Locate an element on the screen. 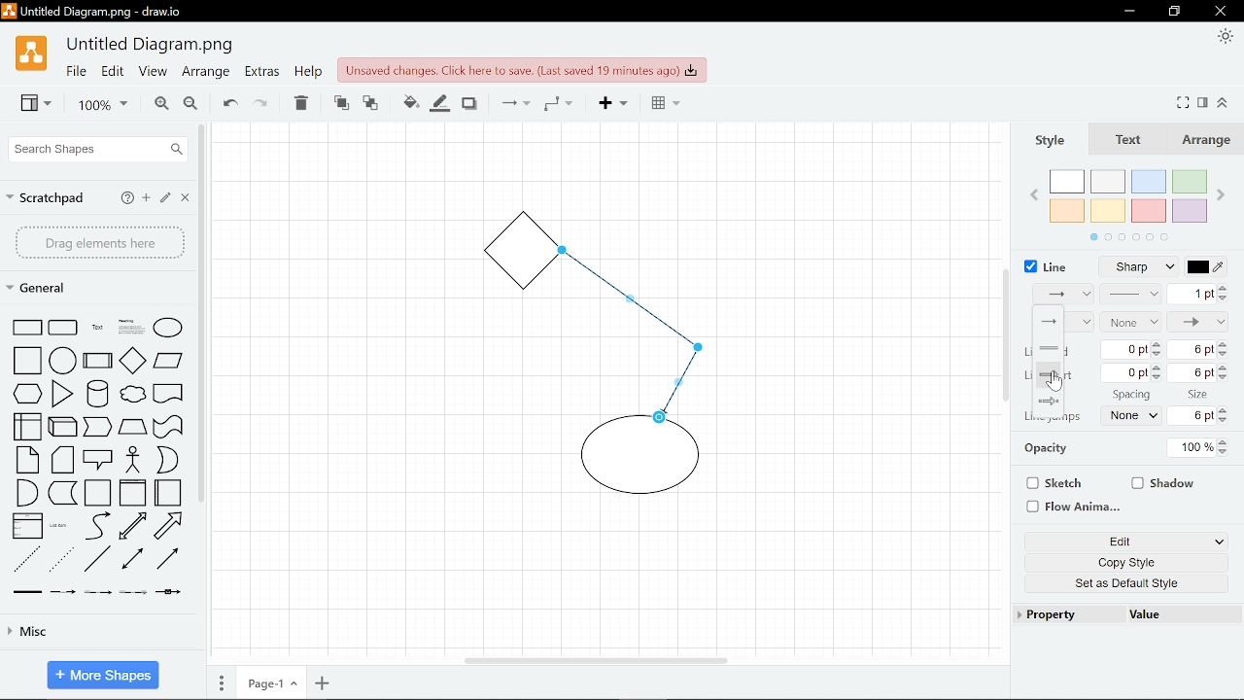 This screenshot has height=700, width=1244. shape is located at coordinates (99, 394).